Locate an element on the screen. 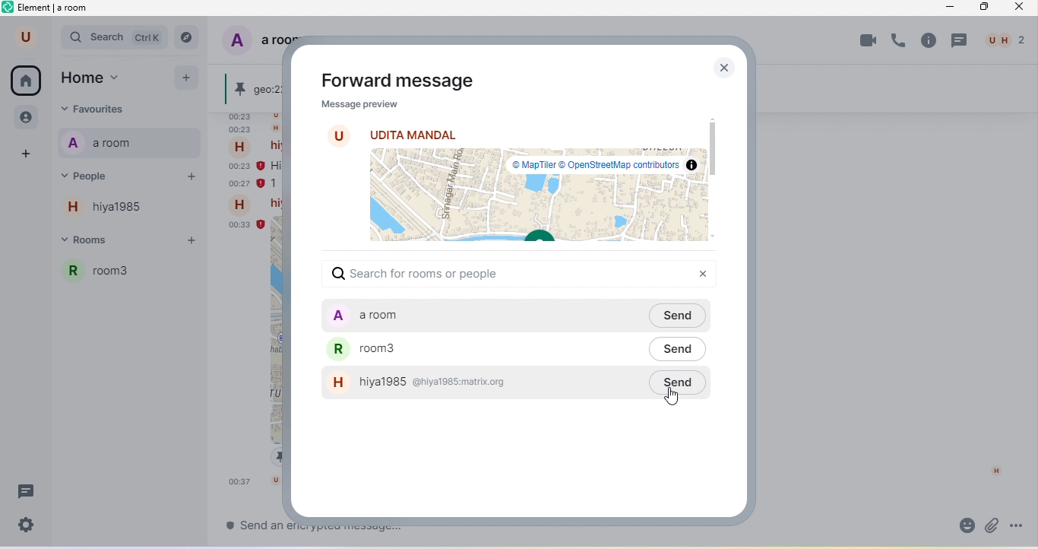 The width and height of the screenshot is (1038, 549). search is located at coordinates (116, 39).